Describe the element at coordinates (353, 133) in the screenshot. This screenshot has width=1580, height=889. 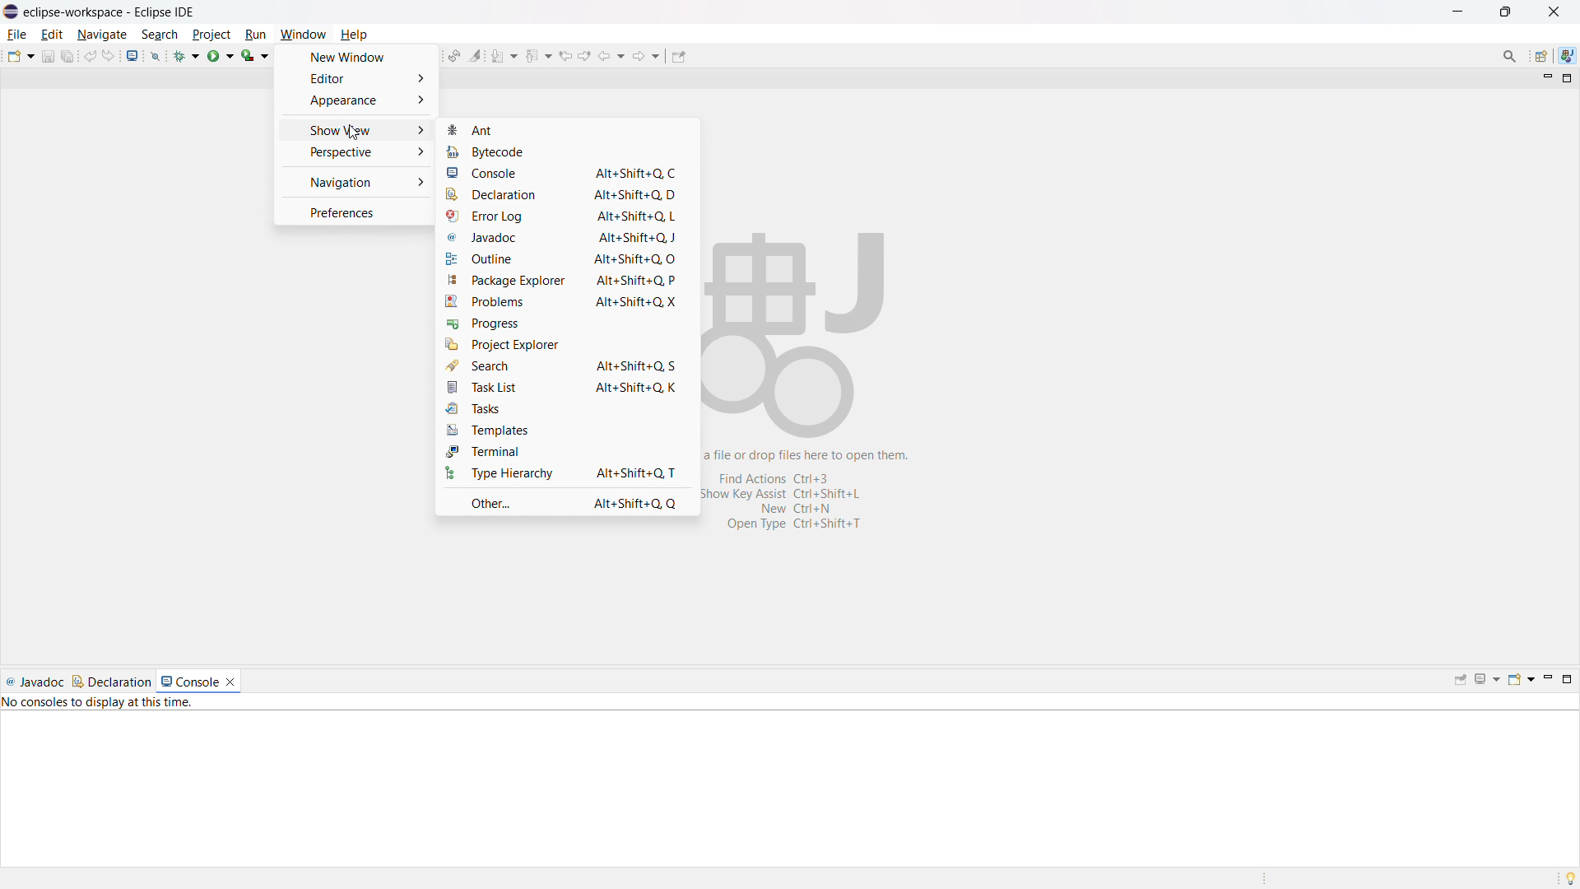
I see `cursor` at that location.